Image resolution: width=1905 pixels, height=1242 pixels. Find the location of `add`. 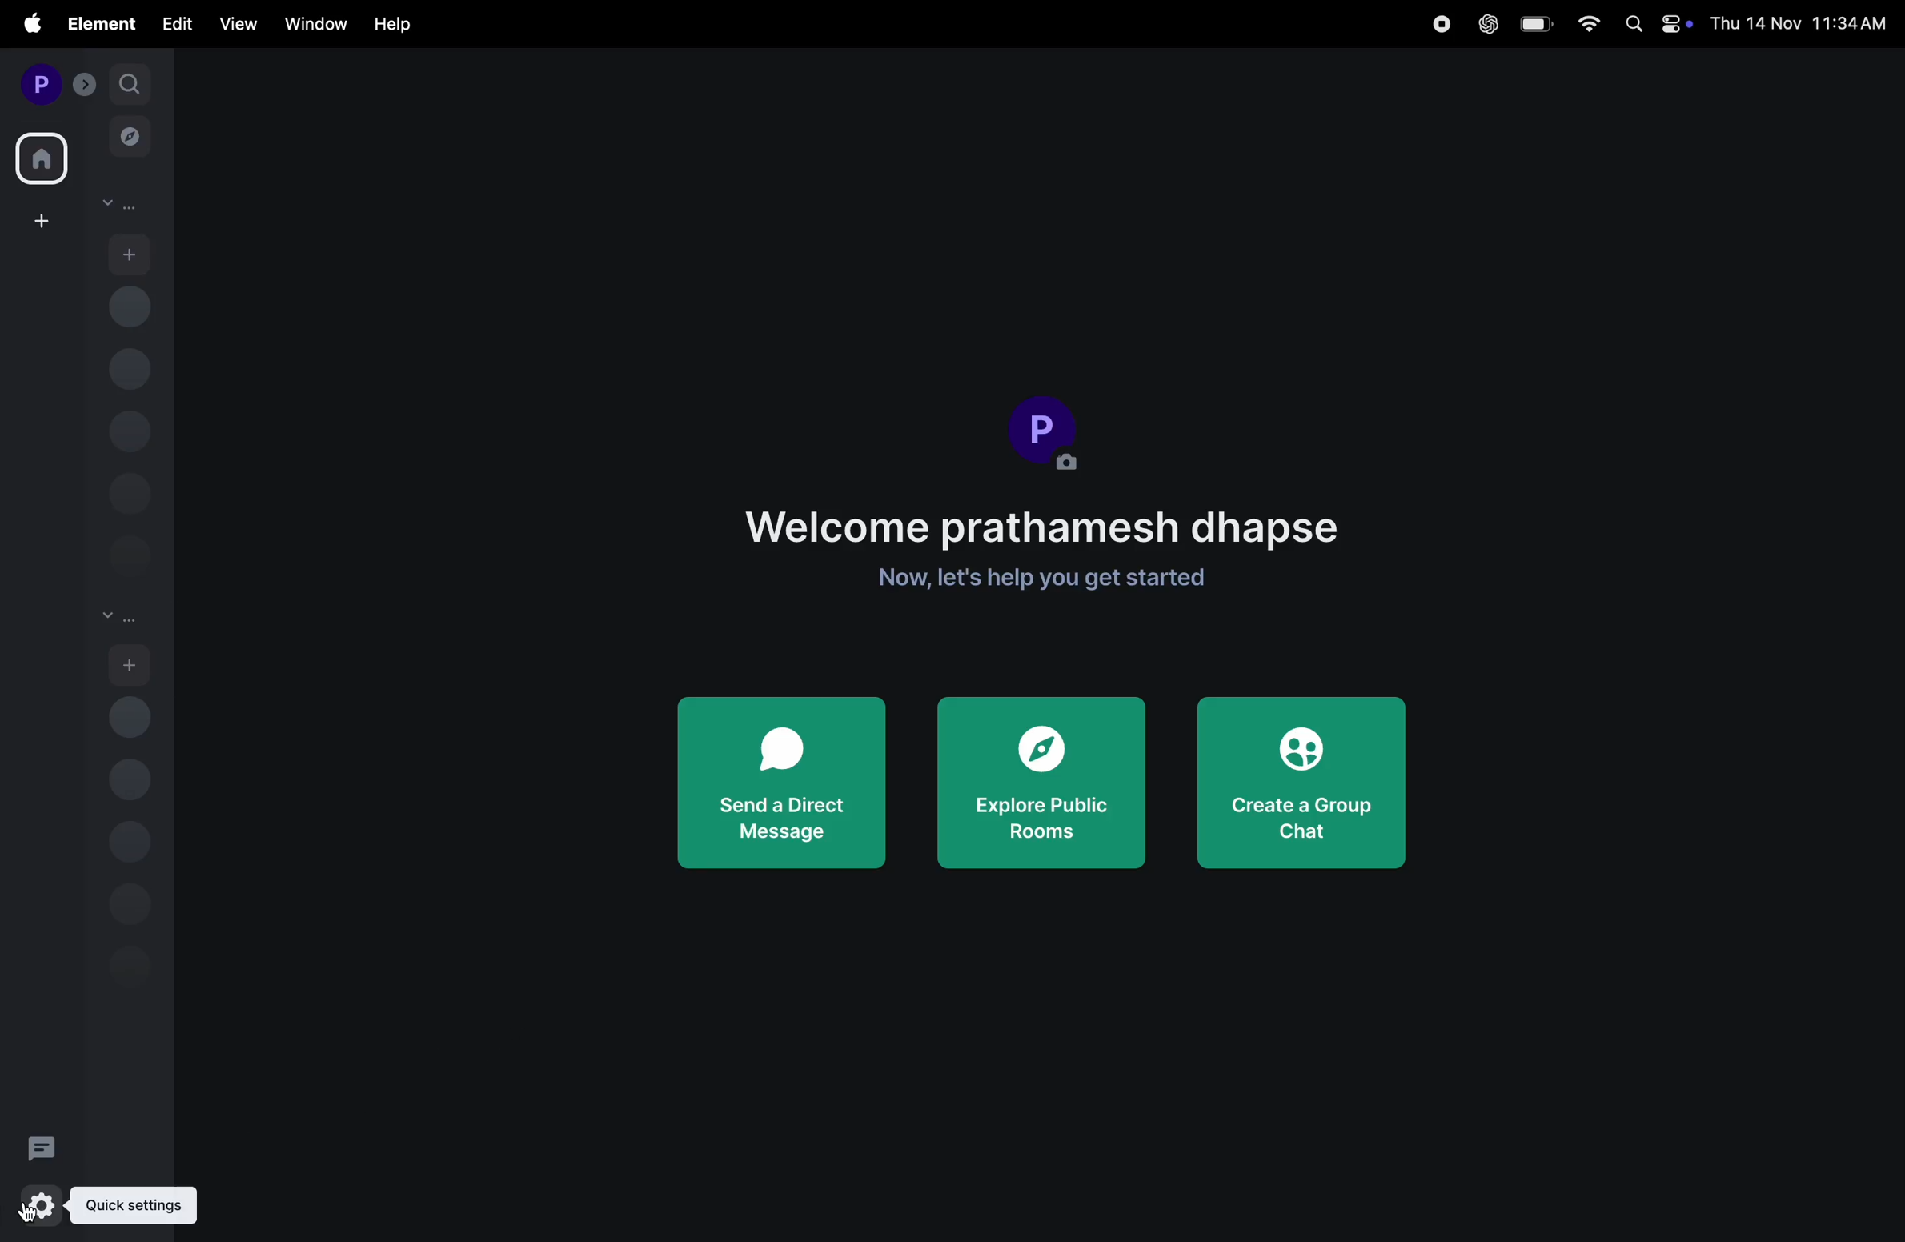

add is located at coordinates (130, 664).